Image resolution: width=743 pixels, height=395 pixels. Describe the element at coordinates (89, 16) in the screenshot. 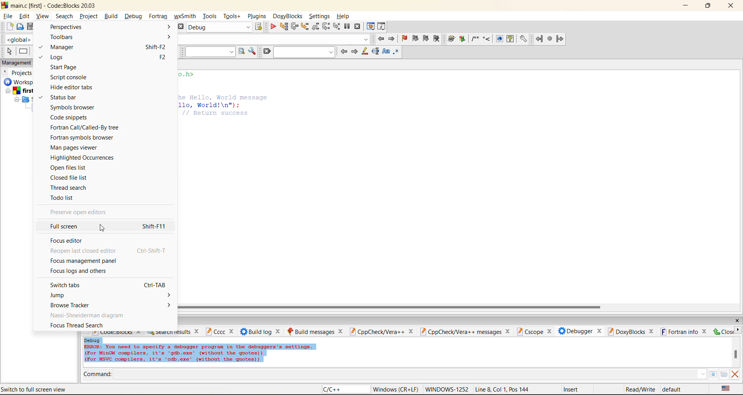

I see `project` at that location.